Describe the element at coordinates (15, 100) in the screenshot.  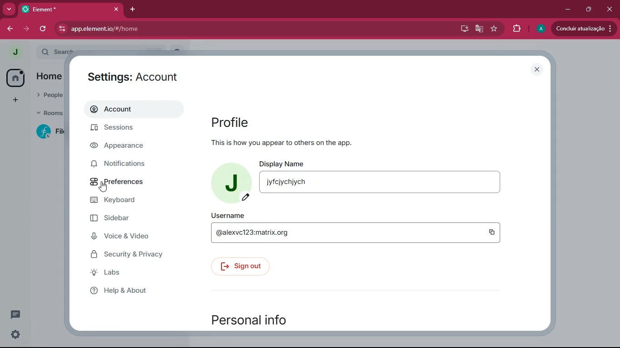
I see `add` at that location.